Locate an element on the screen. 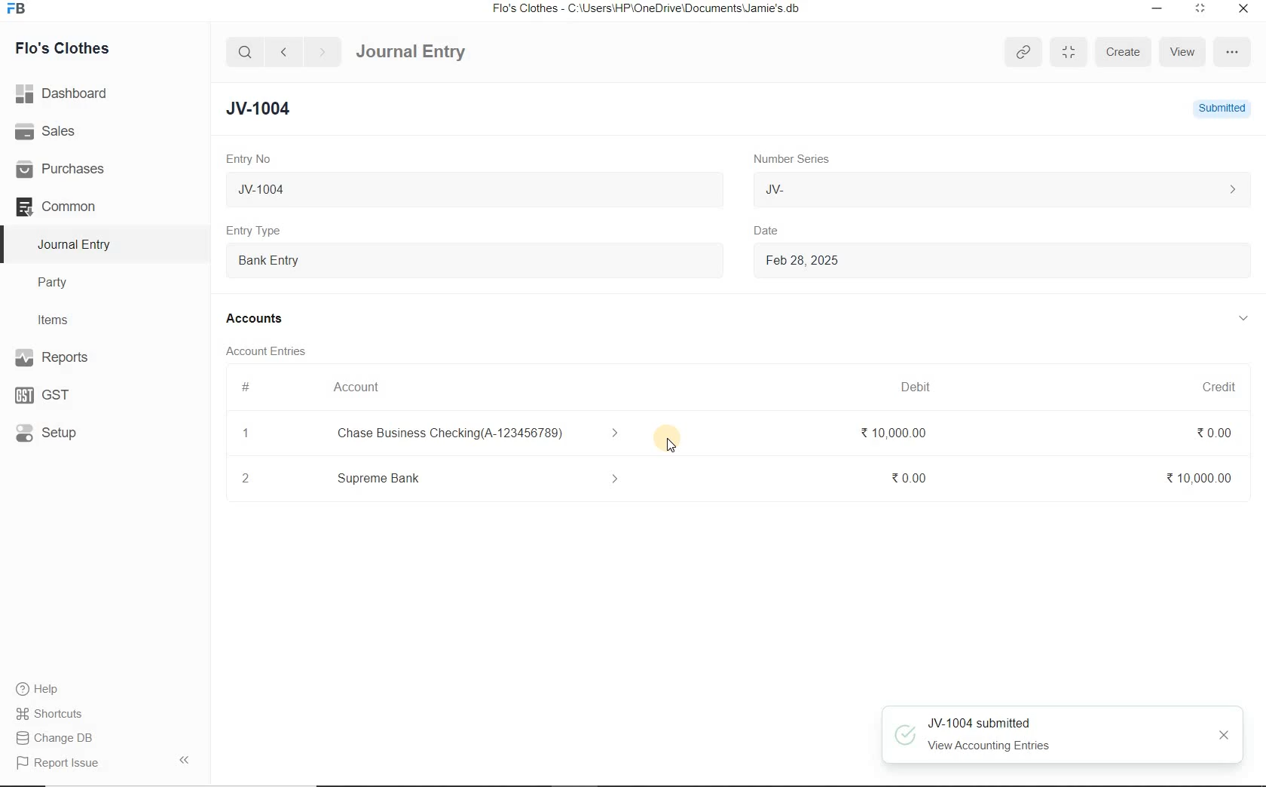  maximize is located at coordinates (1200, 8).